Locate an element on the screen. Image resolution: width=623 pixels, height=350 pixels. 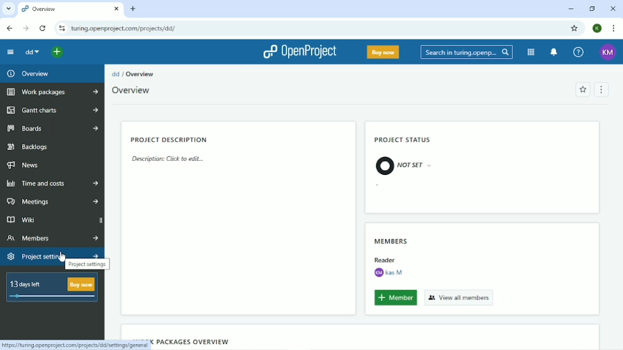
Back is located at coordinates (11, 29).